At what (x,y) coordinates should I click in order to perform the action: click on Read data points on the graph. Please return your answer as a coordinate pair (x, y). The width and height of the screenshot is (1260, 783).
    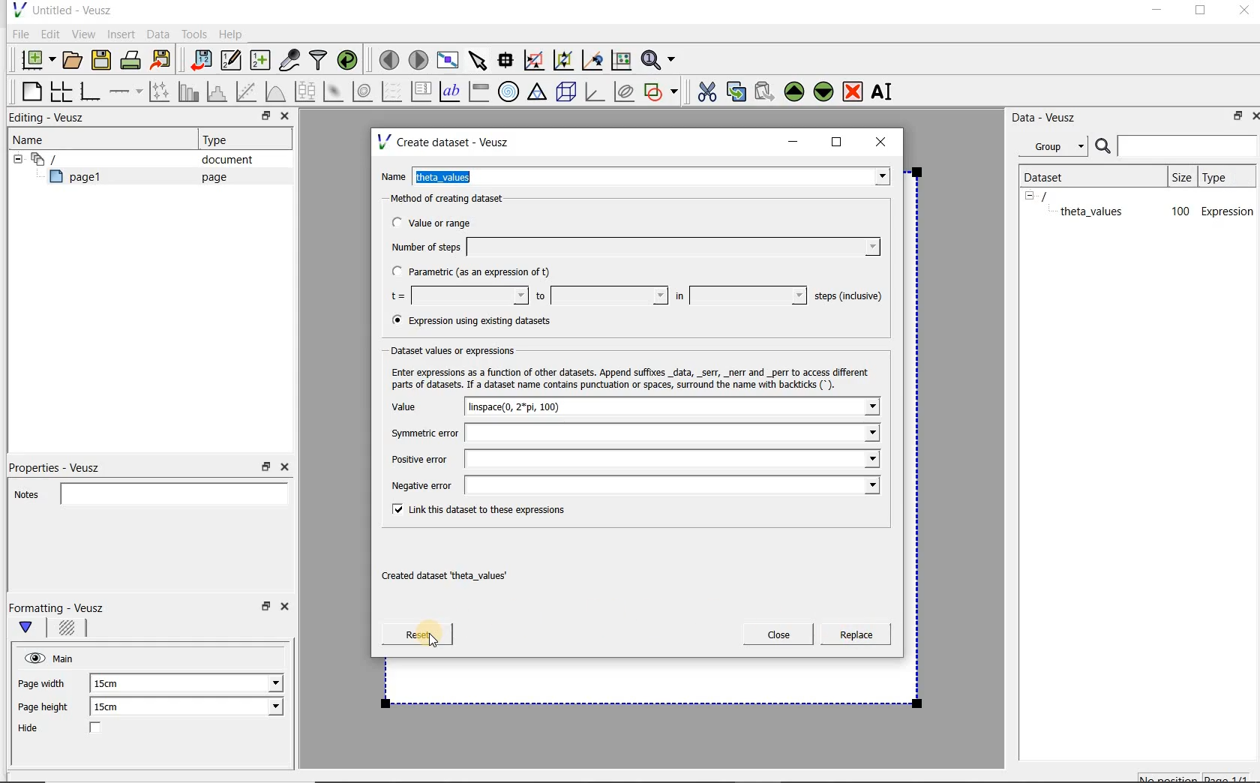
    Looking at the image, I should click on (508, 61).